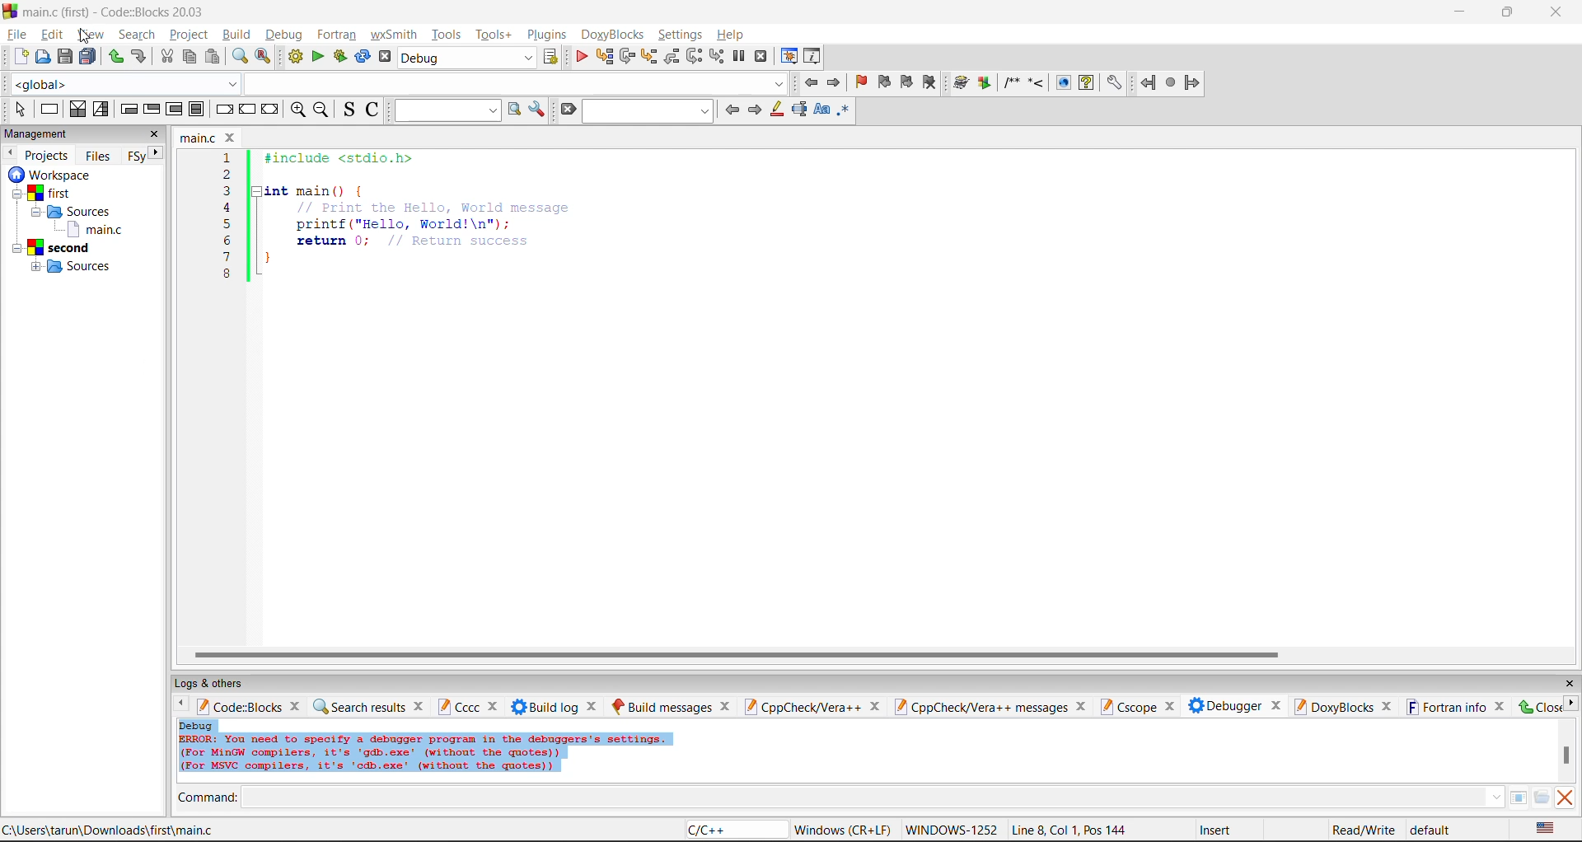 The height and width of the screenshot is (842, 1582). What do you see at coordinates (812, 708) in the screenshot?
I see `cppcheck/vera++` at bounding box center [812, 708].